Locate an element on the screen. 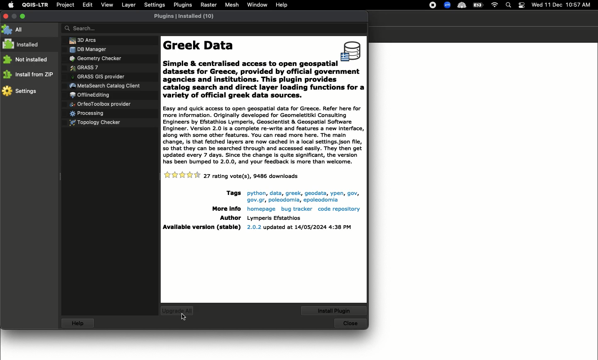 The height and width of the screenshot is (360, 598). Geometry checker is located at coordinates (94, 58).